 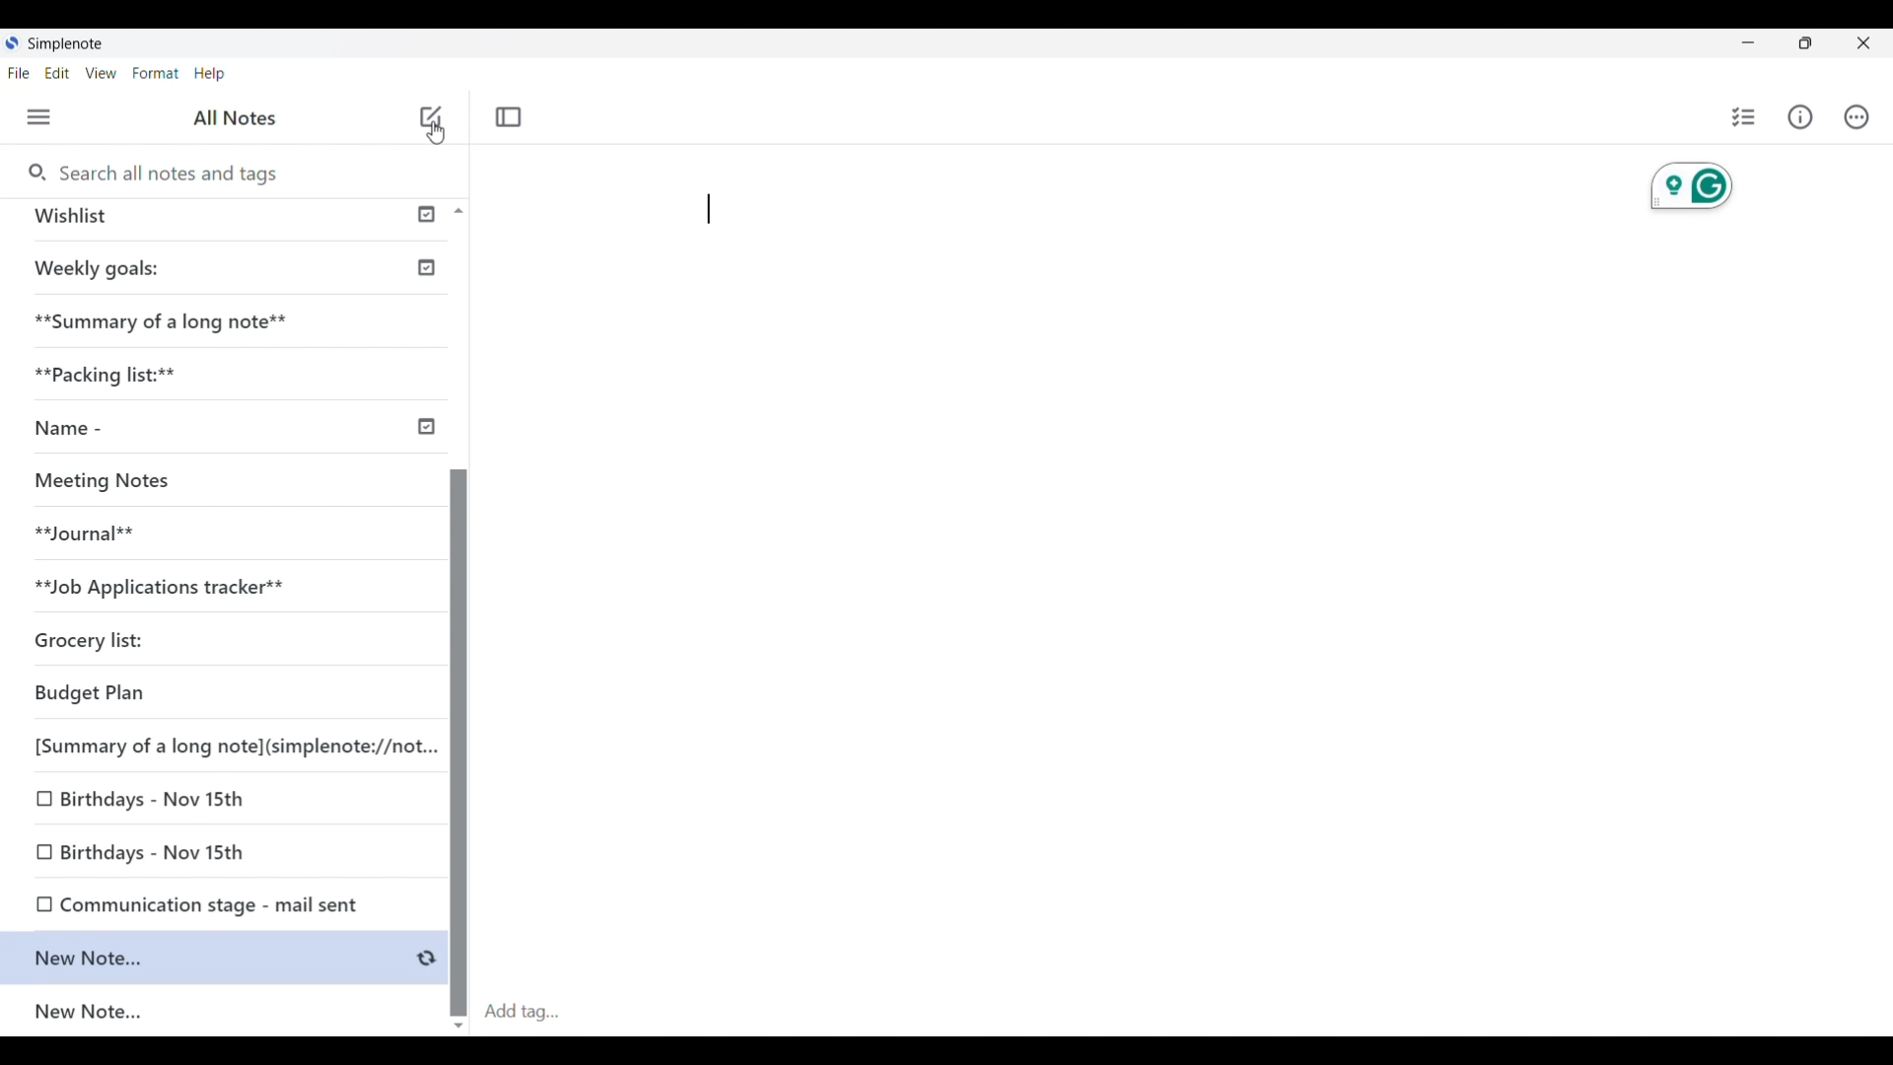 What do you see at coordinates (90, 636) in the screenshot?
I see `Grocery list:` at bounding box center [90, 636].